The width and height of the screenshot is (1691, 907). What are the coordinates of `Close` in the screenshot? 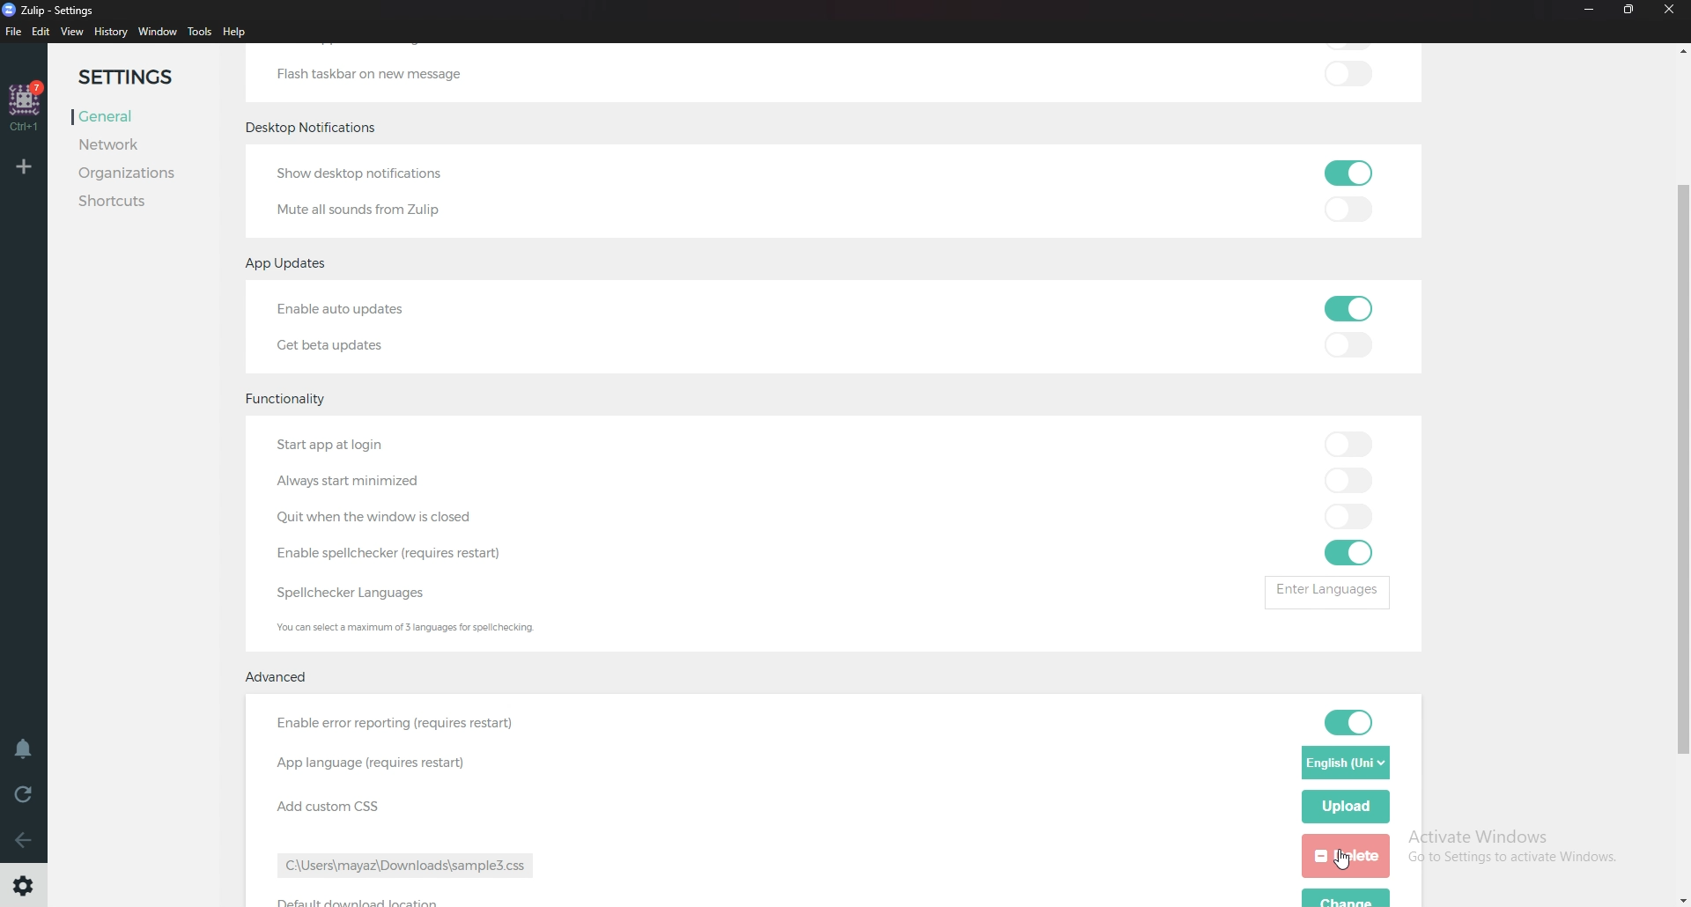 It's located at (1670, 9).